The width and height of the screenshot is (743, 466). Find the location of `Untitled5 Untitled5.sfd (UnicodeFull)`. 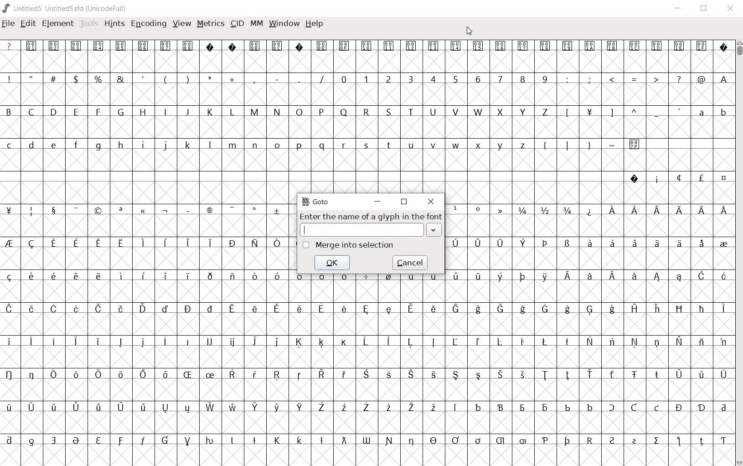

Untitled5 Untitled5.sfd (UnicodeFull) is located at coordinates (71, 10).